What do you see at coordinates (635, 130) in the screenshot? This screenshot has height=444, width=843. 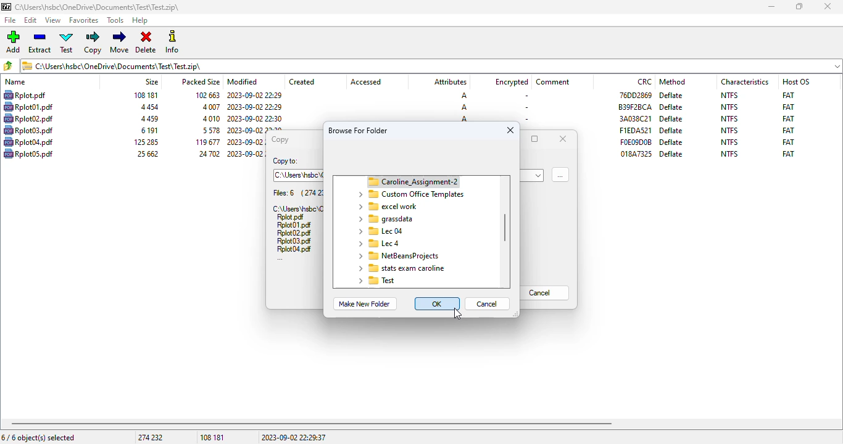 I see `CRC` at bounding box center [635, 130].